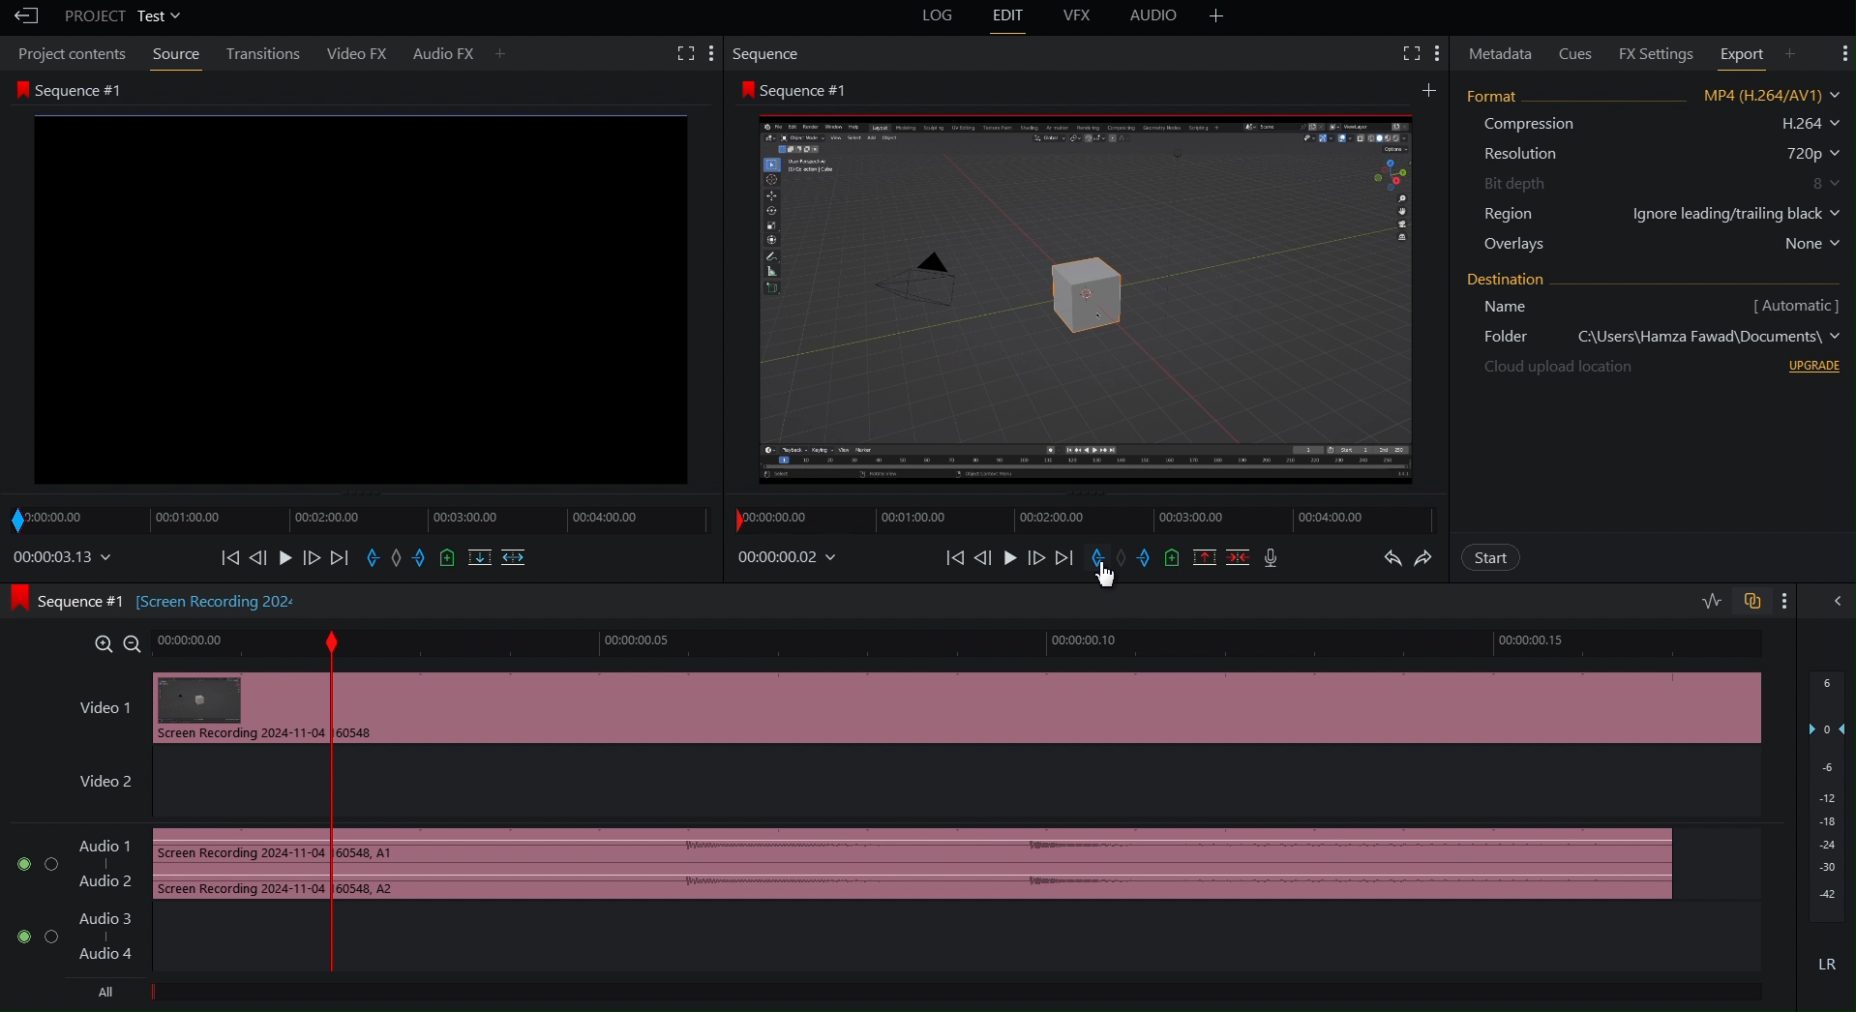 Image resolution: width=1856 pixels, height=1012 pixels. What do you see at coordinates (95, 779) in the screenshot?
I see `Video 2` at bounding box center [95, 779].